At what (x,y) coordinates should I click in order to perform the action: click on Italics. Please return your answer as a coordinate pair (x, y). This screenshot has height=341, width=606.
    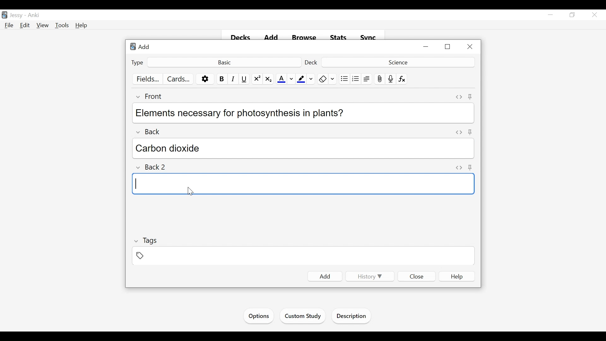
    Looking at the image, I should click on (233, 79).